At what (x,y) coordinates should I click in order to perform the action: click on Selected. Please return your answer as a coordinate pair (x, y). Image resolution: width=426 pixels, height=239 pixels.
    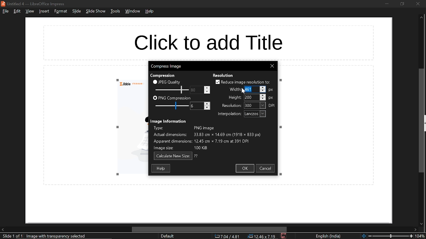
    Looking at the image, I should click on (249, 89).